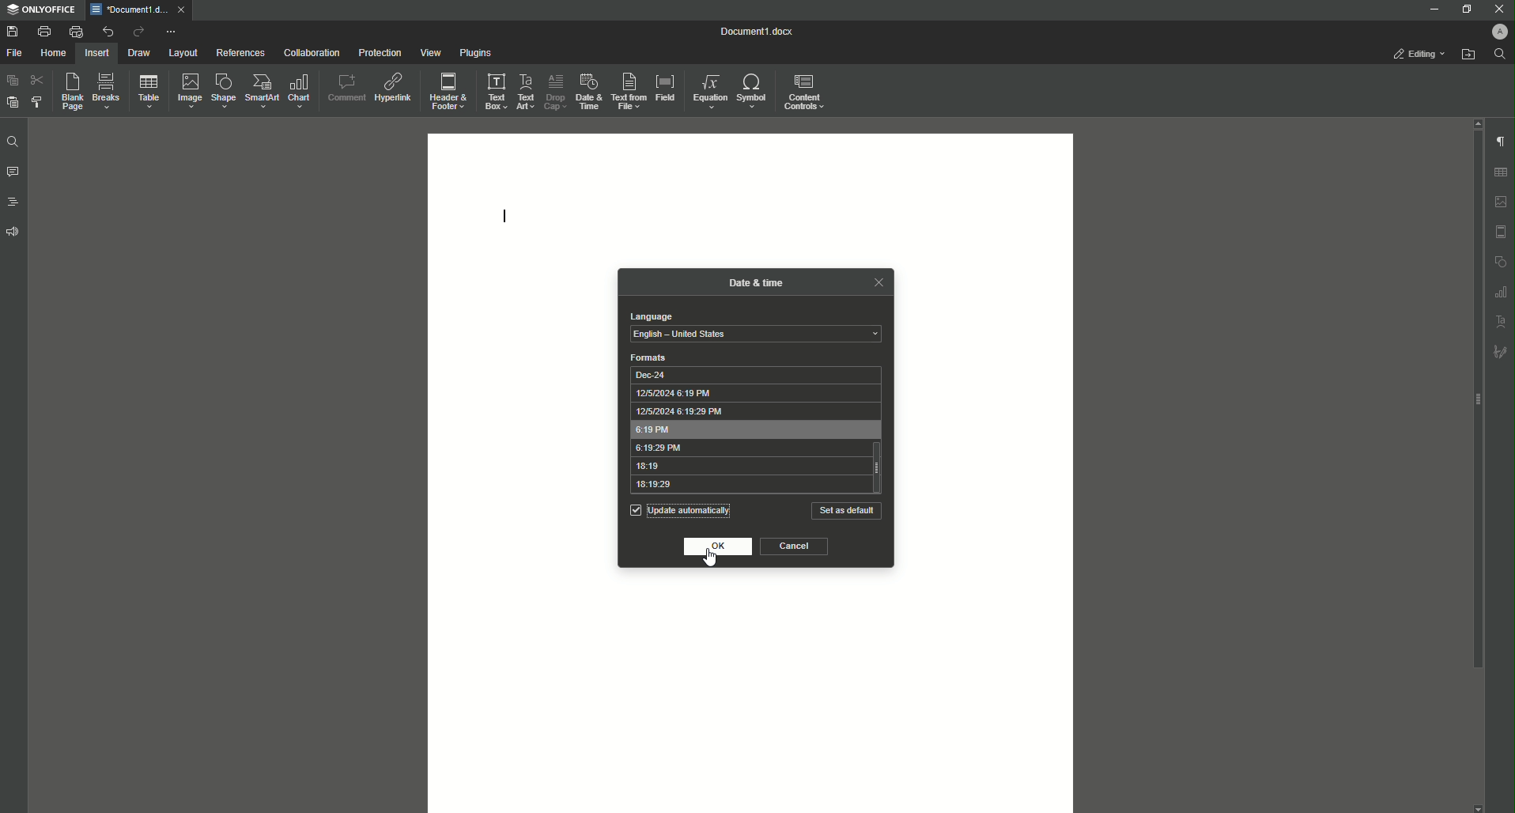  What do you see at coordinates (746, 486) in the screenshot?
I see `18:19:29` at bounding box center [746, 486].